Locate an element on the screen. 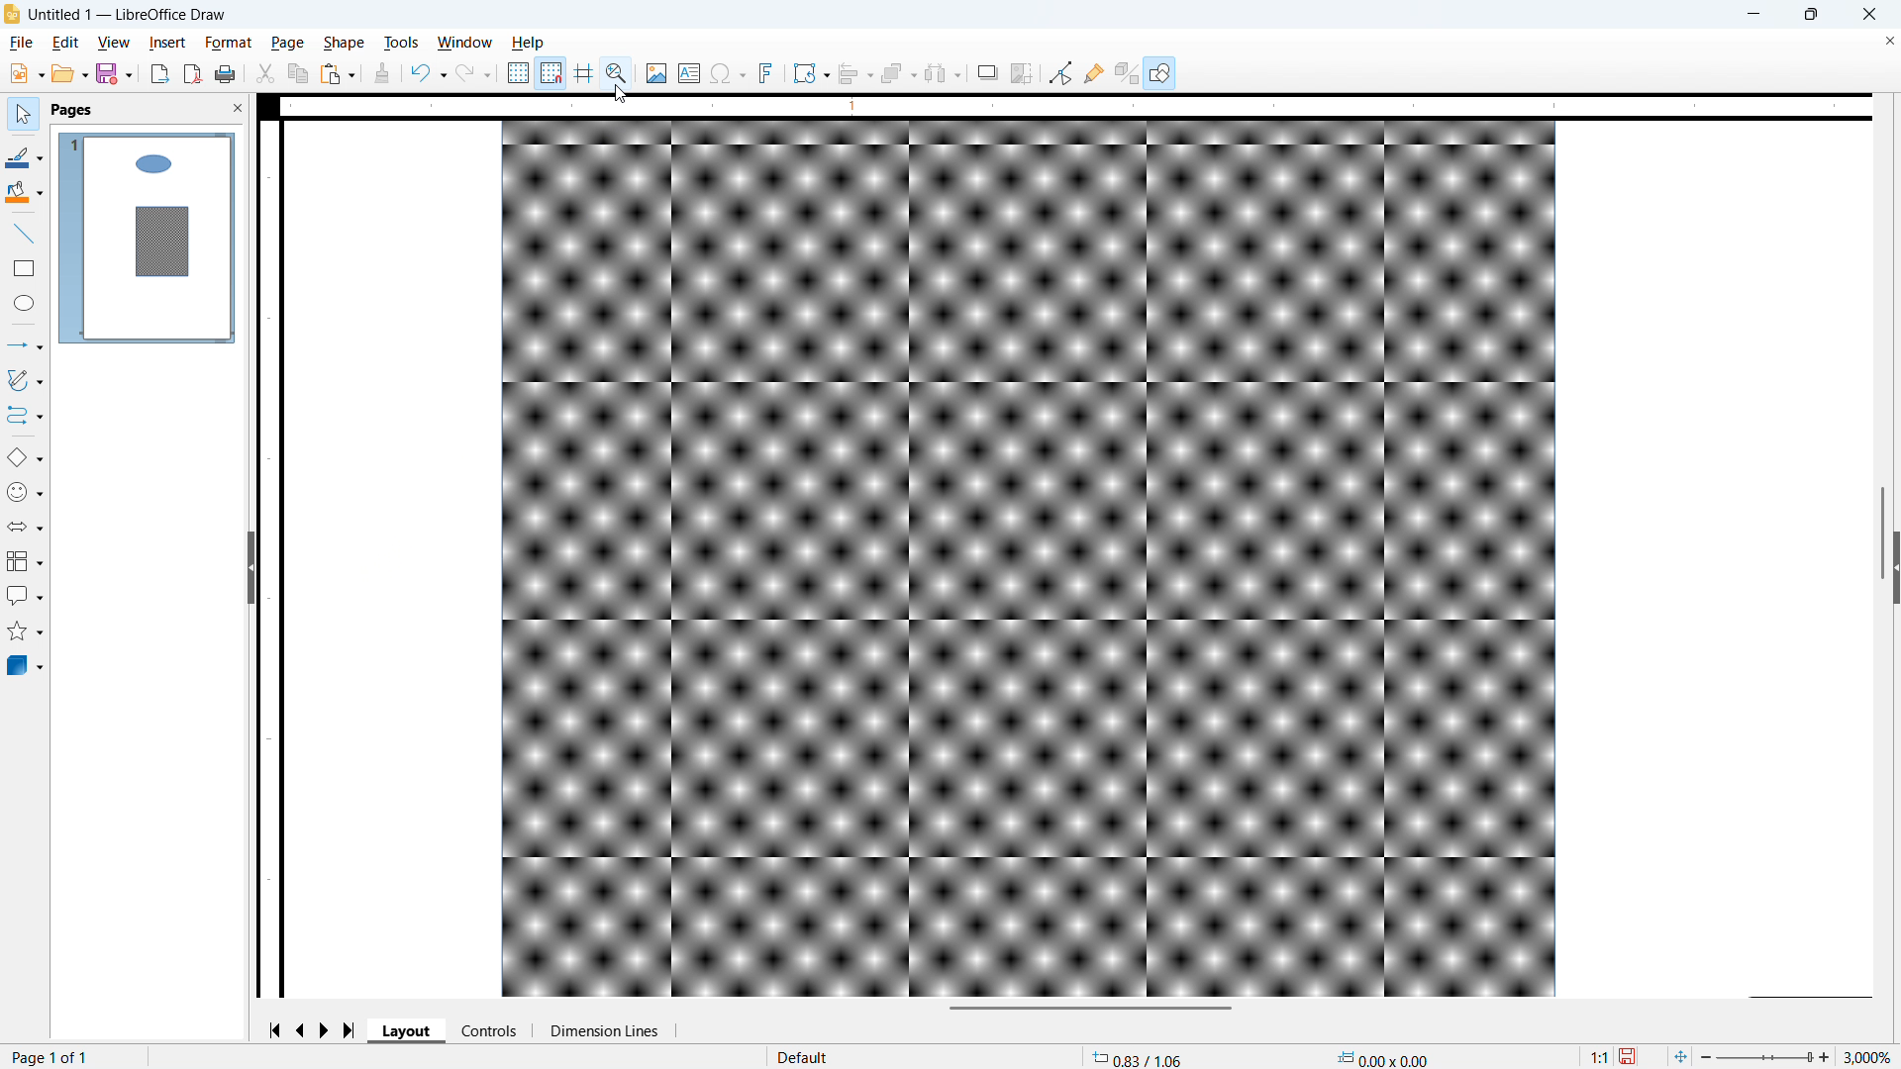 This screenshot has width=1901, height=1069. Symbol shapes  is located at coordinates (26, 493).